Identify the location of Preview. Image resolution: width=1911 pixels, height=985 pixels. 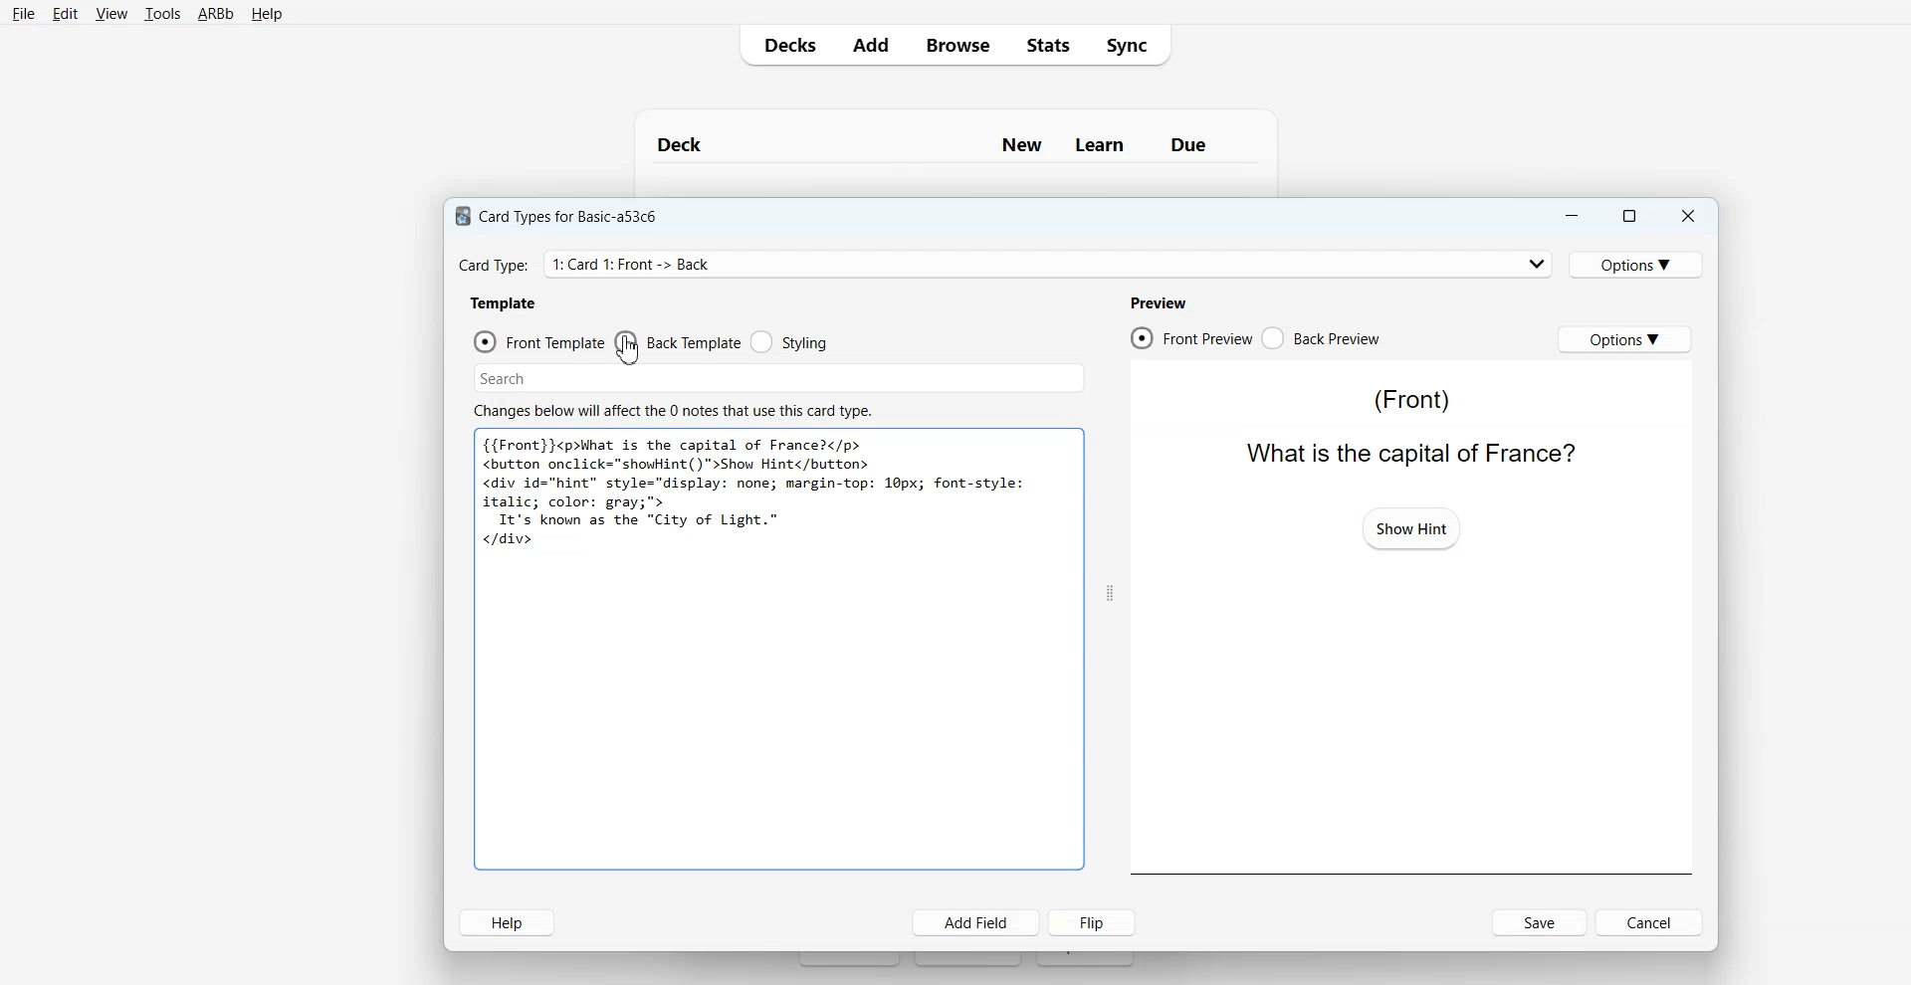
(1158, 302).